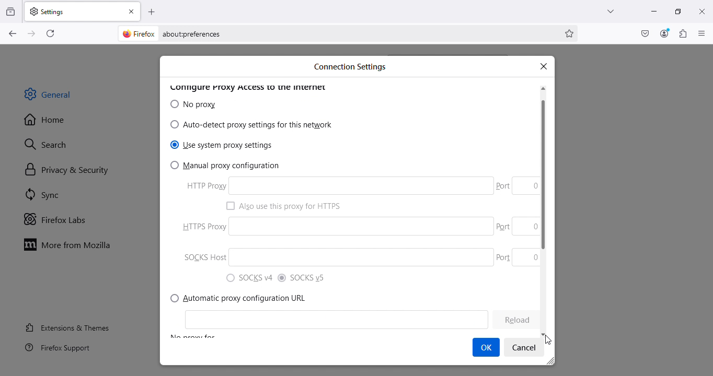 The image size is (713, 376). What do you see at coordinates (327, 257) in the screenshot?
I see `SOCKS Host` at bounding box center [327, 257].